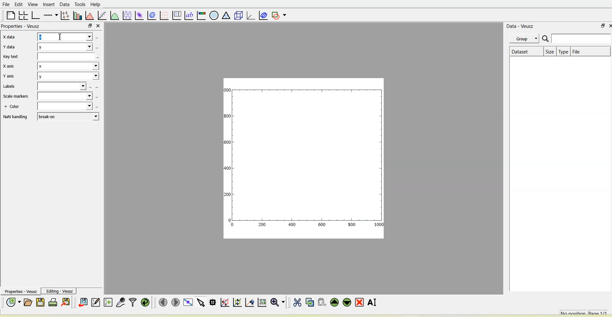 This screenshot has width=612, height=317. I want to click on Type, so click(563, 52).